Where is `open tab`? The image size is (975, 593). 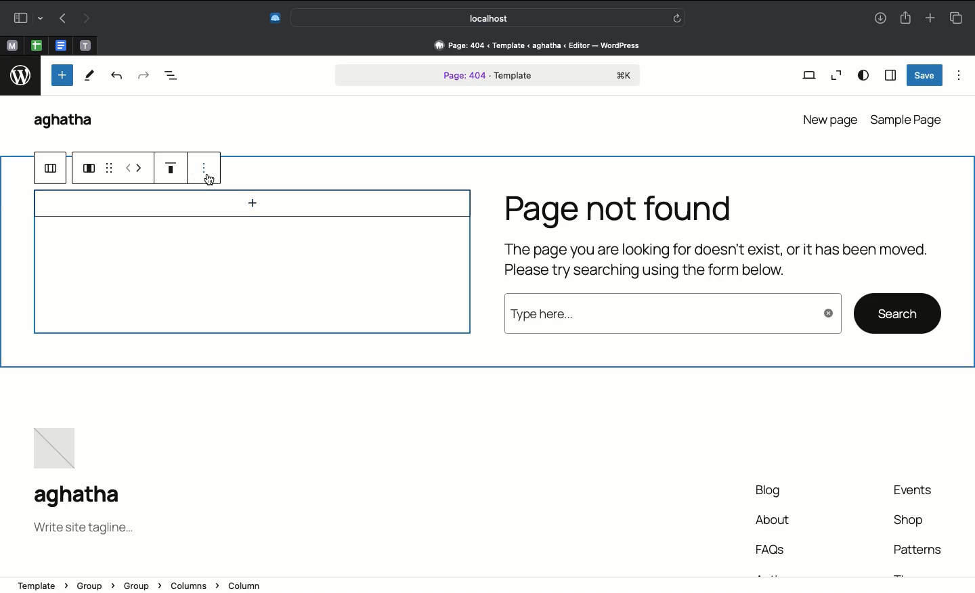
open tab is located at coordinates (12, 46).